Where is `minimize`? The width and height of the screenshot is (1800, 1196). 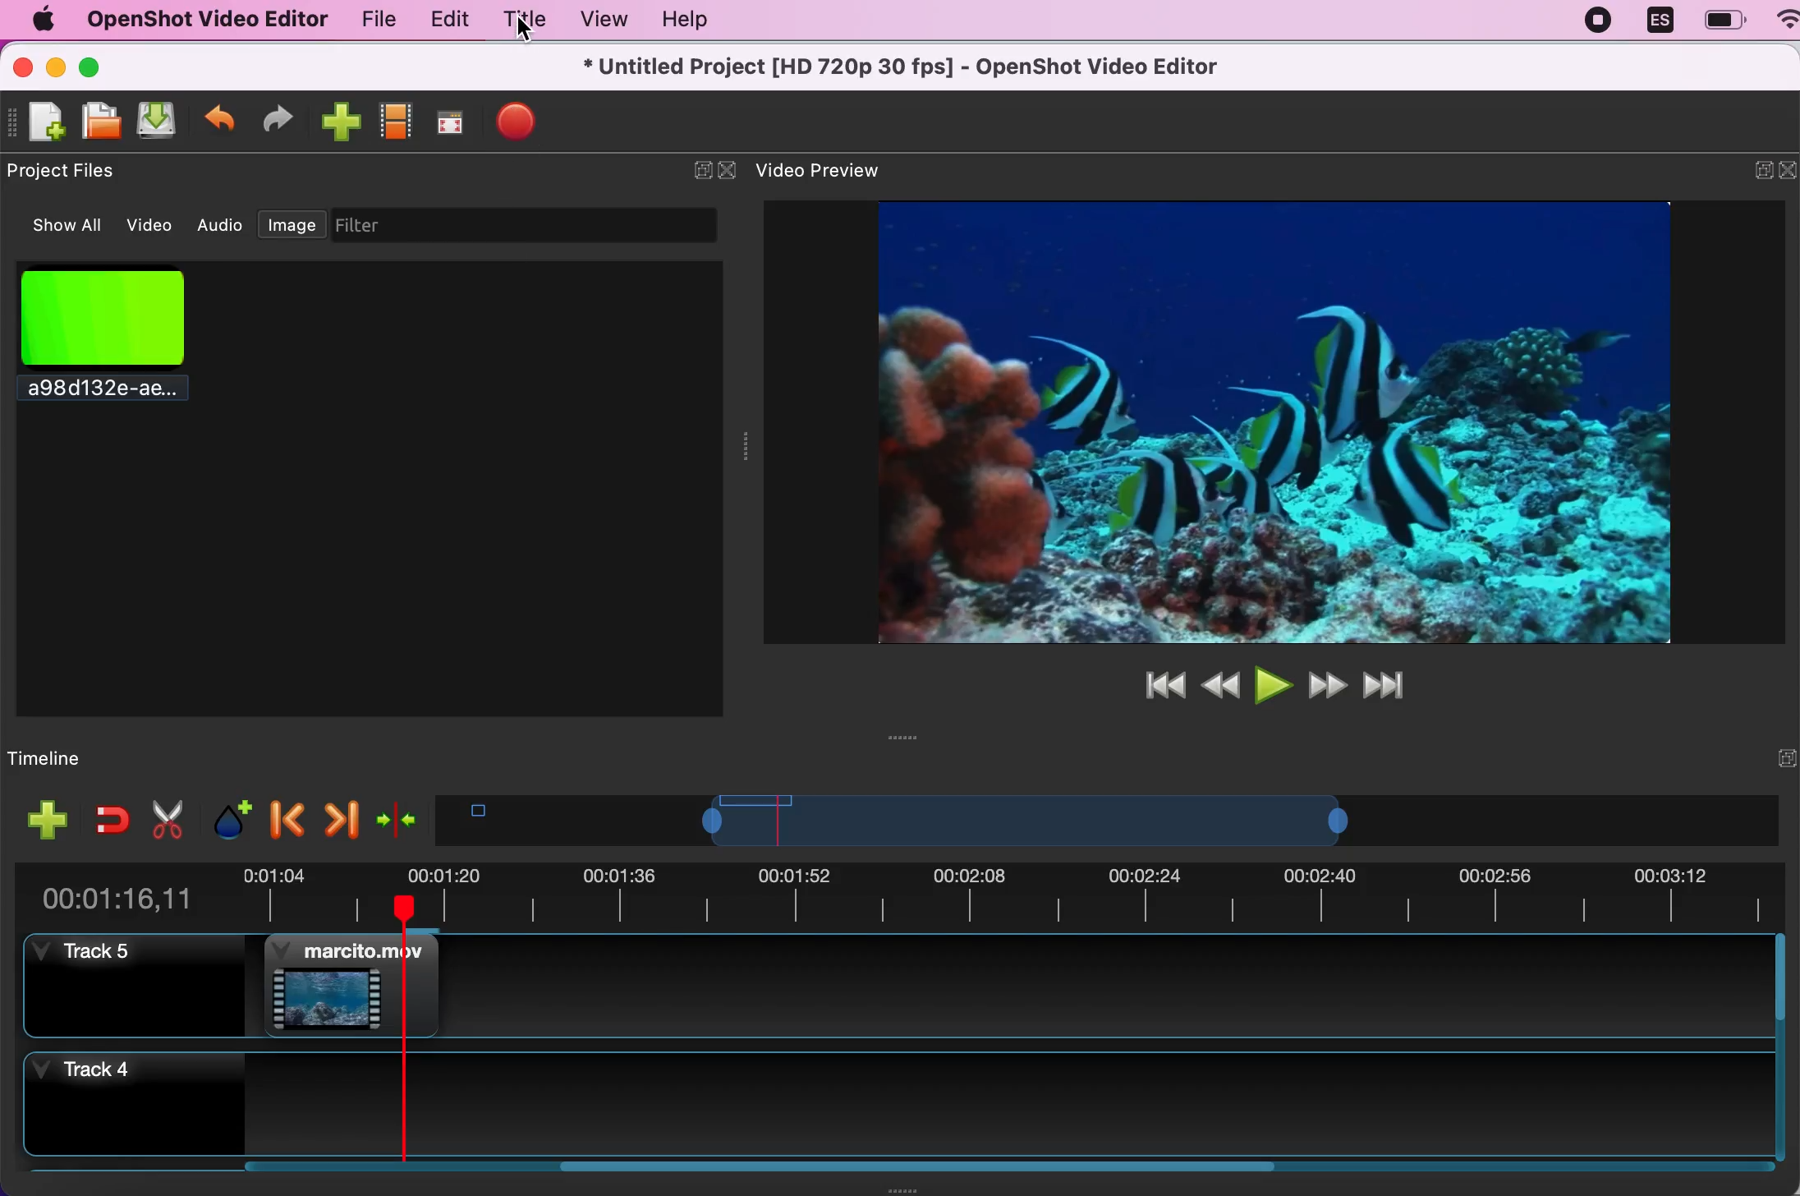 minimize is located at coordinates (56, 65).